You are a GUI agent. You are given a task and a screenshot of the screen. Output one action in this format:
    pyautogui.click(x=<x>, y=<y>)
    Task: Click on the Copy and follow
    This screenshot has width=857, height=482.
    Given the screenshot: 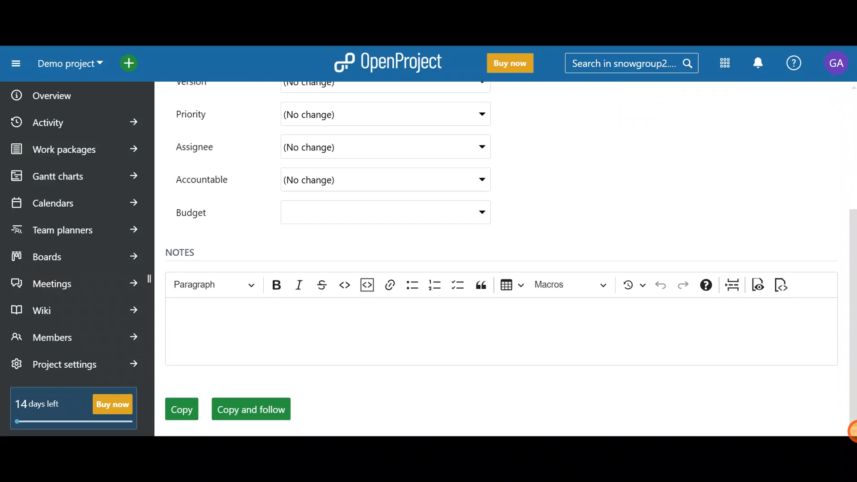 What is the action you would take?
    pyautogui.click(x=250, y=408)
    